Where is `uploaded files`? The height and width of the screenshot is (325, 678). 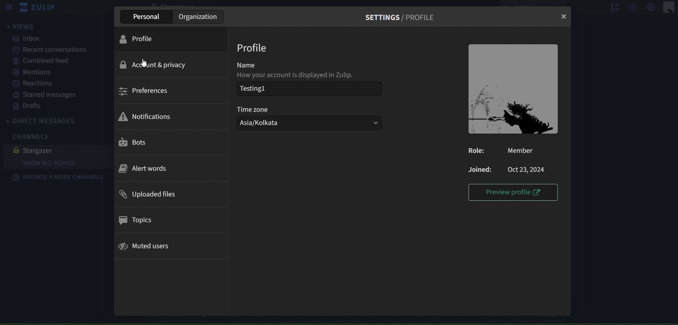 uploaded files is located at coordinates (148, 195).